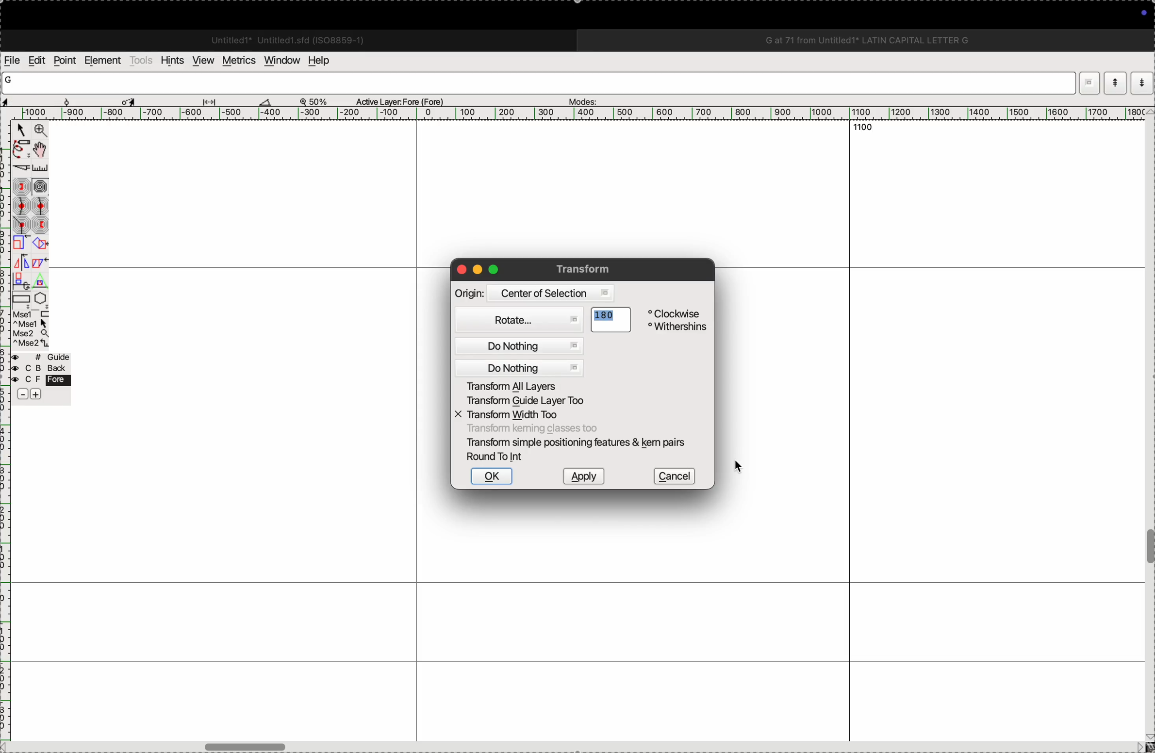  I want to click on Rotate, so click(519, 321).